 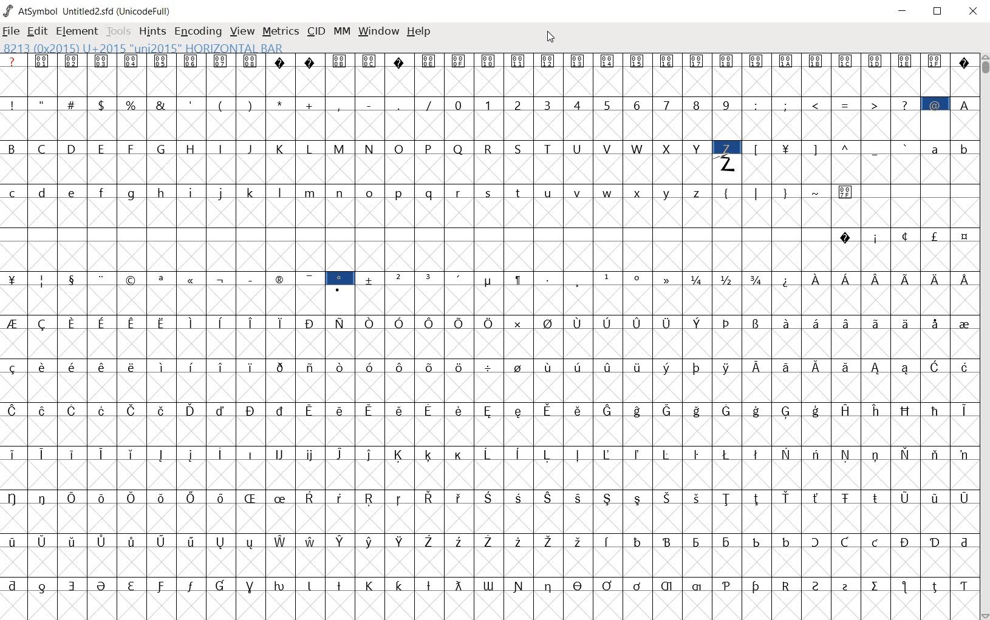 I want to click on SCROLLBAR, so click(x=985, y=336).